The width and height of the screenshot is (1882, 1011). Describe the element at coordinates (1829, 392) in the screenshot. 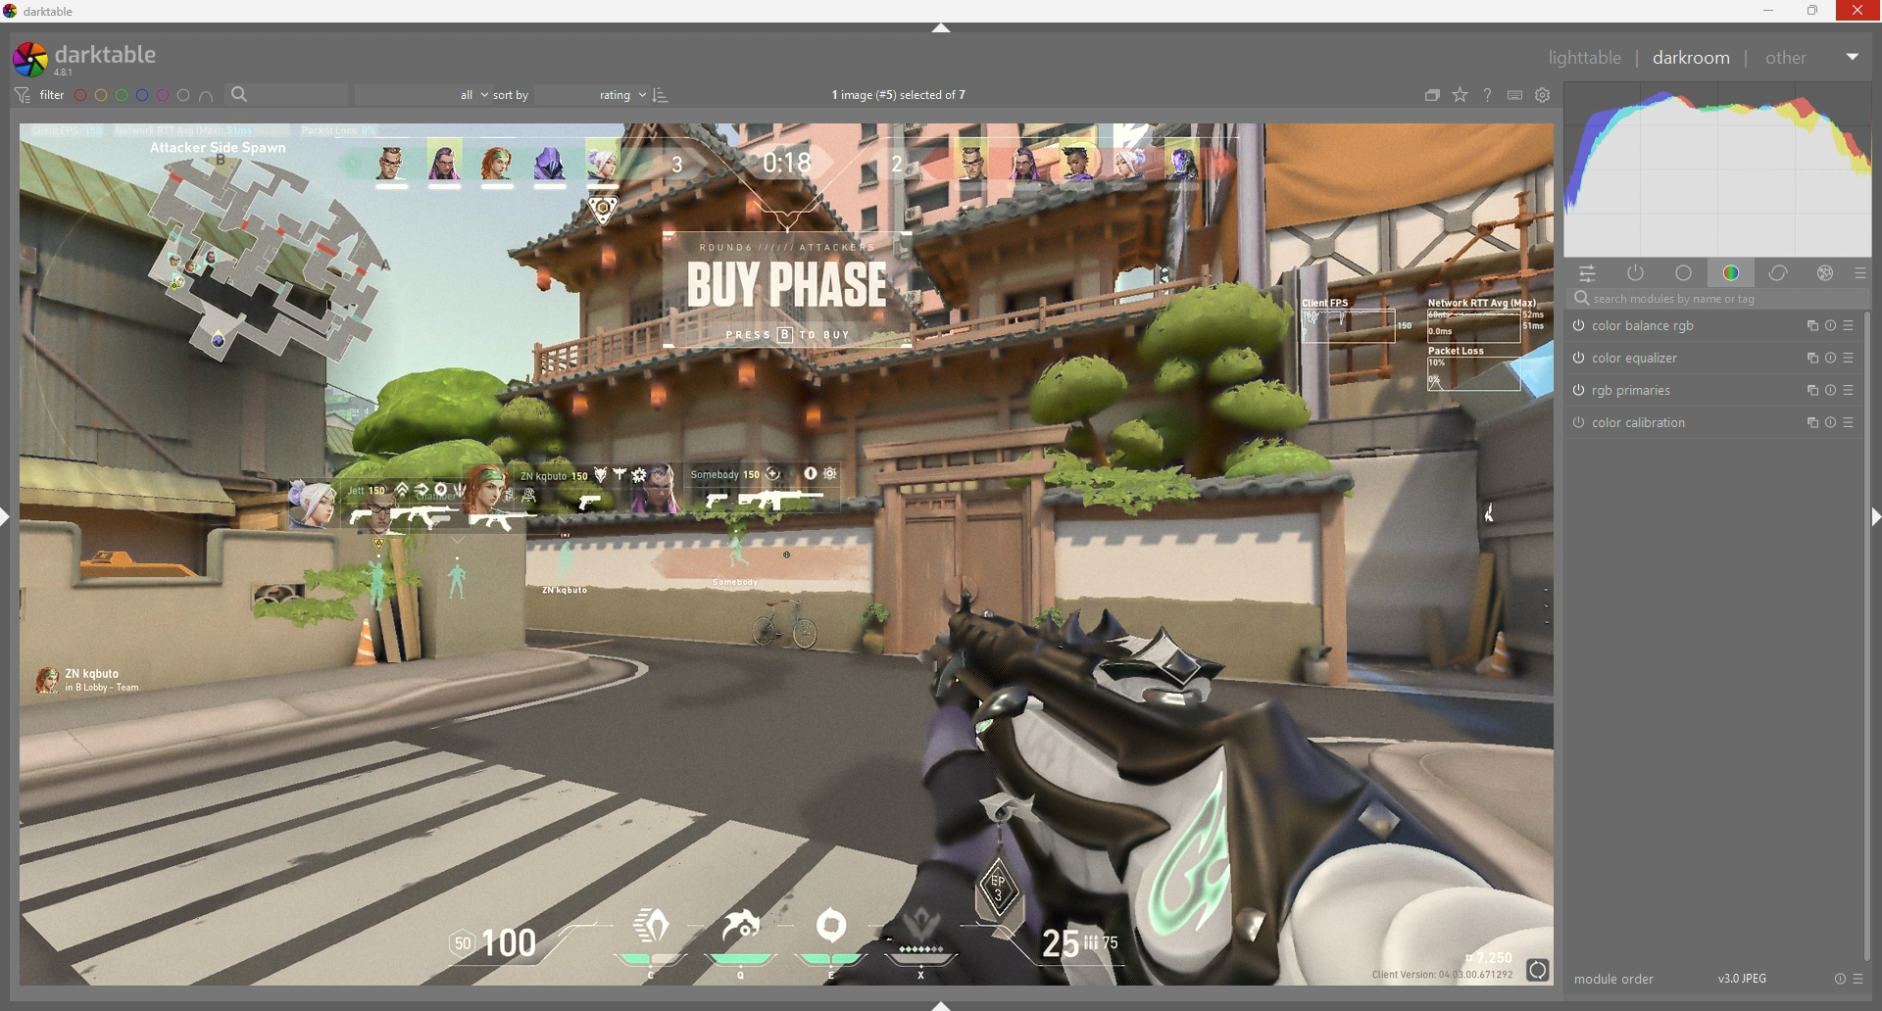

I see `reset` at that location.